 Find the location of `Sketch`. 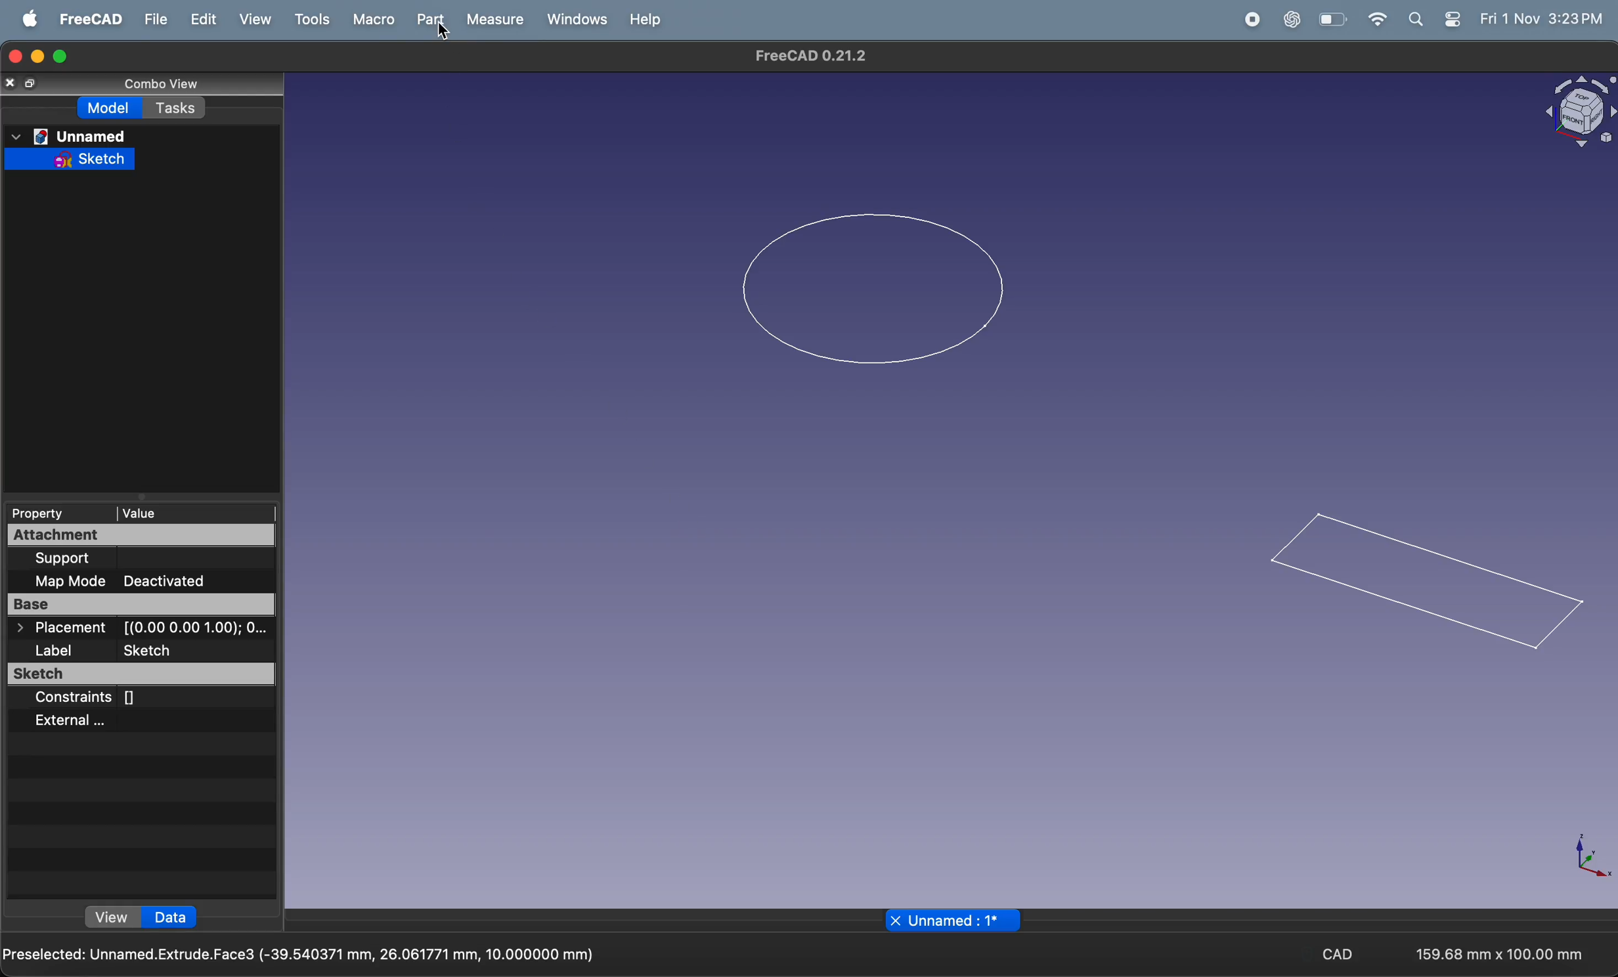

Sketch is located at coordinates (139, 674).